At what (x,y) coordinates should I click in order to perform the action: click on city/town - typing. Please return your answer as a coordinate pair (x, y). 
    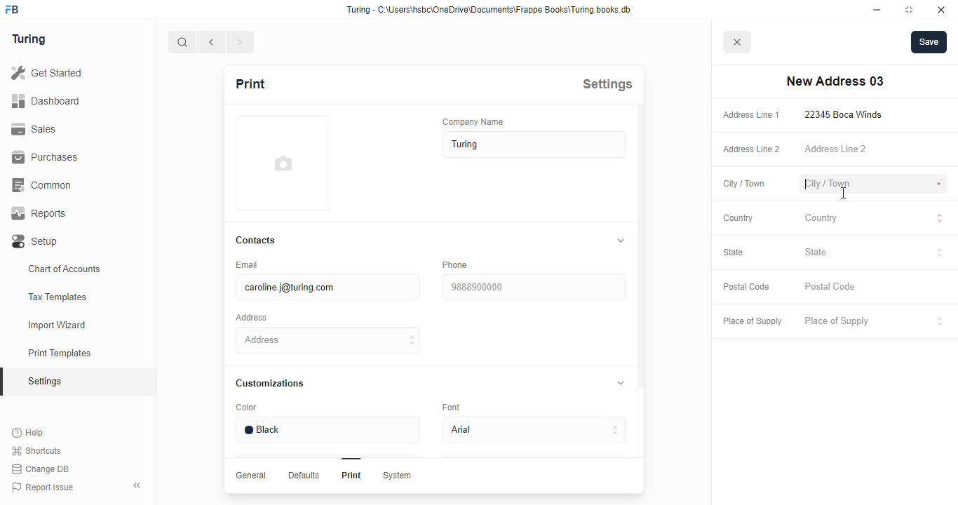
    Looking at the image, I should click on (828, 184).